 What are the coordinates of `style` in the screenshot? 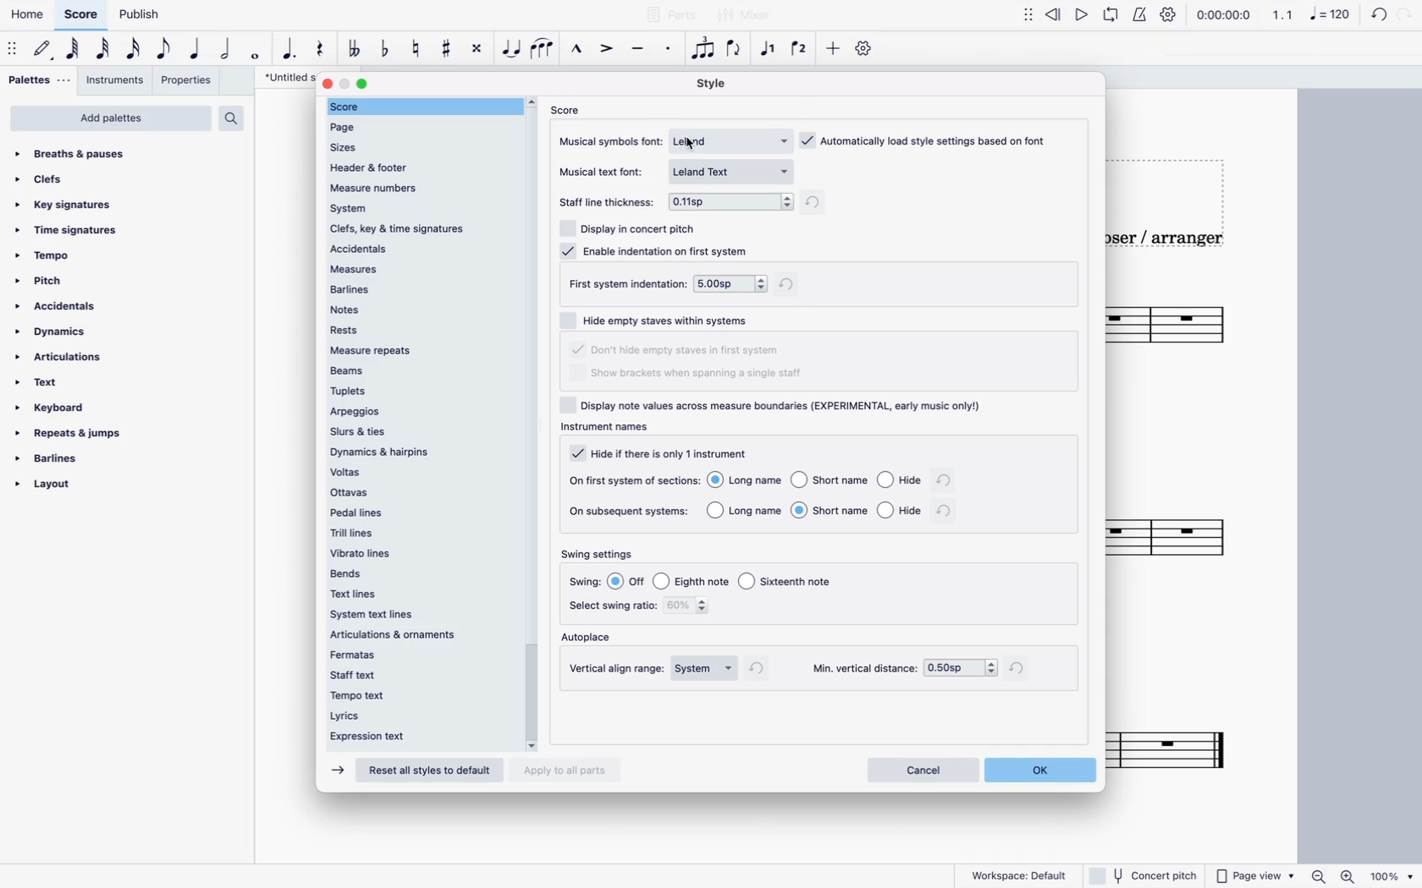 It's located at (719, 85).